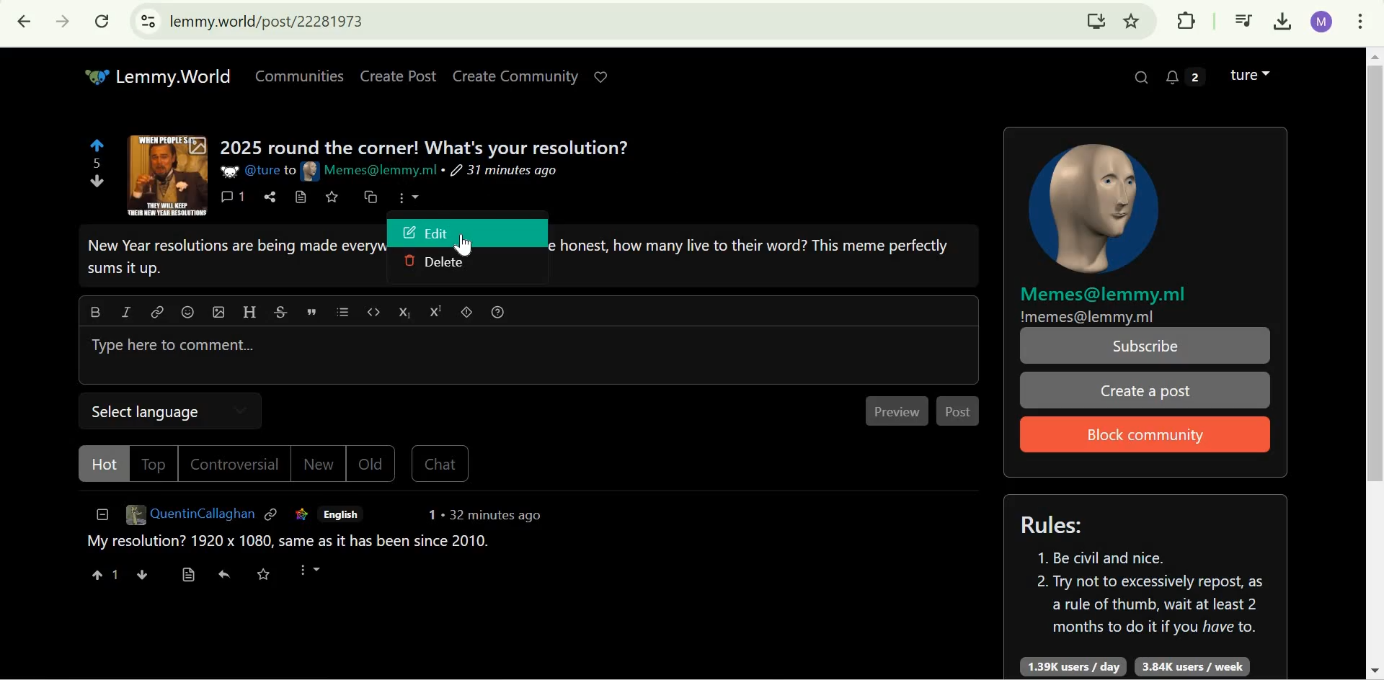 Image resolution: width=1384 pixels, height=680 pixels. Describe the element at coordinates (104, 21) in the screenshot. I see `Reload this page` at that location.